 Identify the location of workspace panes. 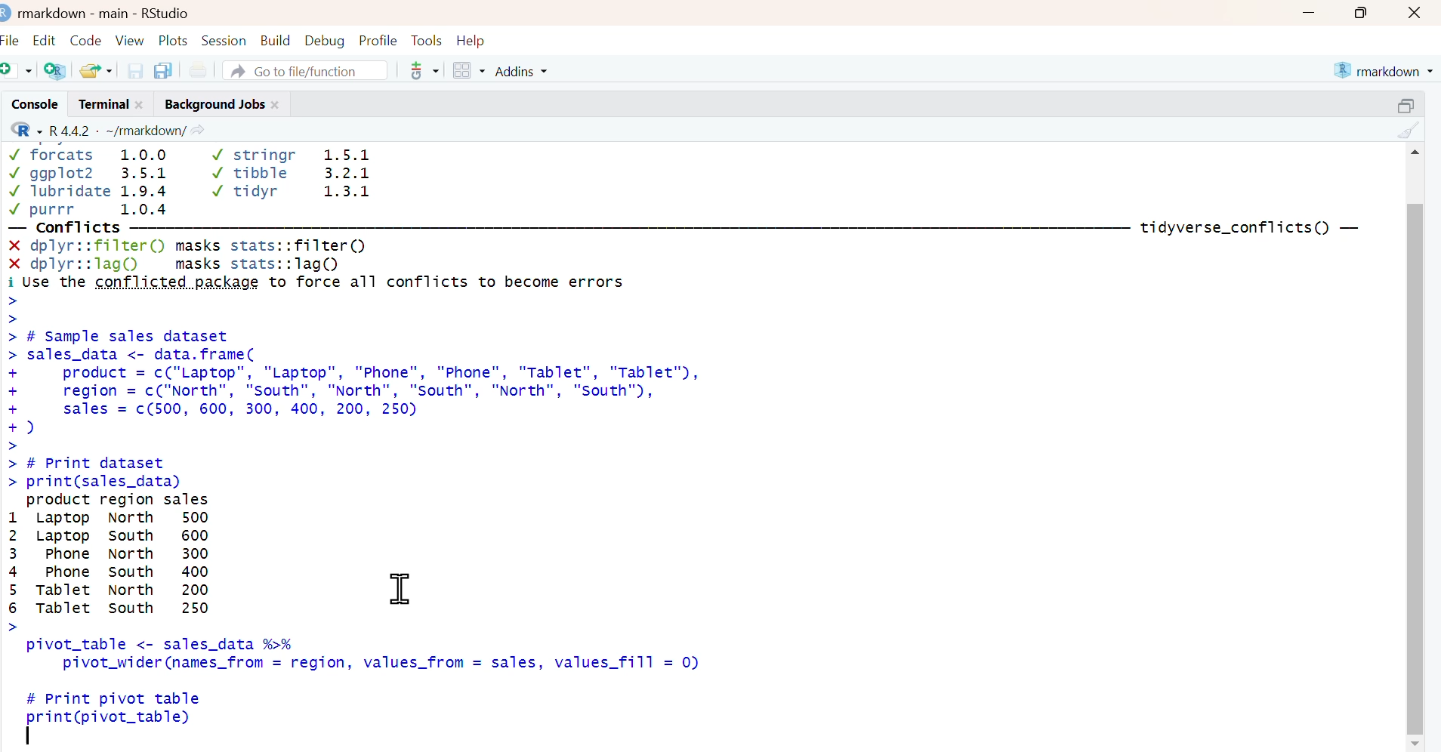
(469, 71).